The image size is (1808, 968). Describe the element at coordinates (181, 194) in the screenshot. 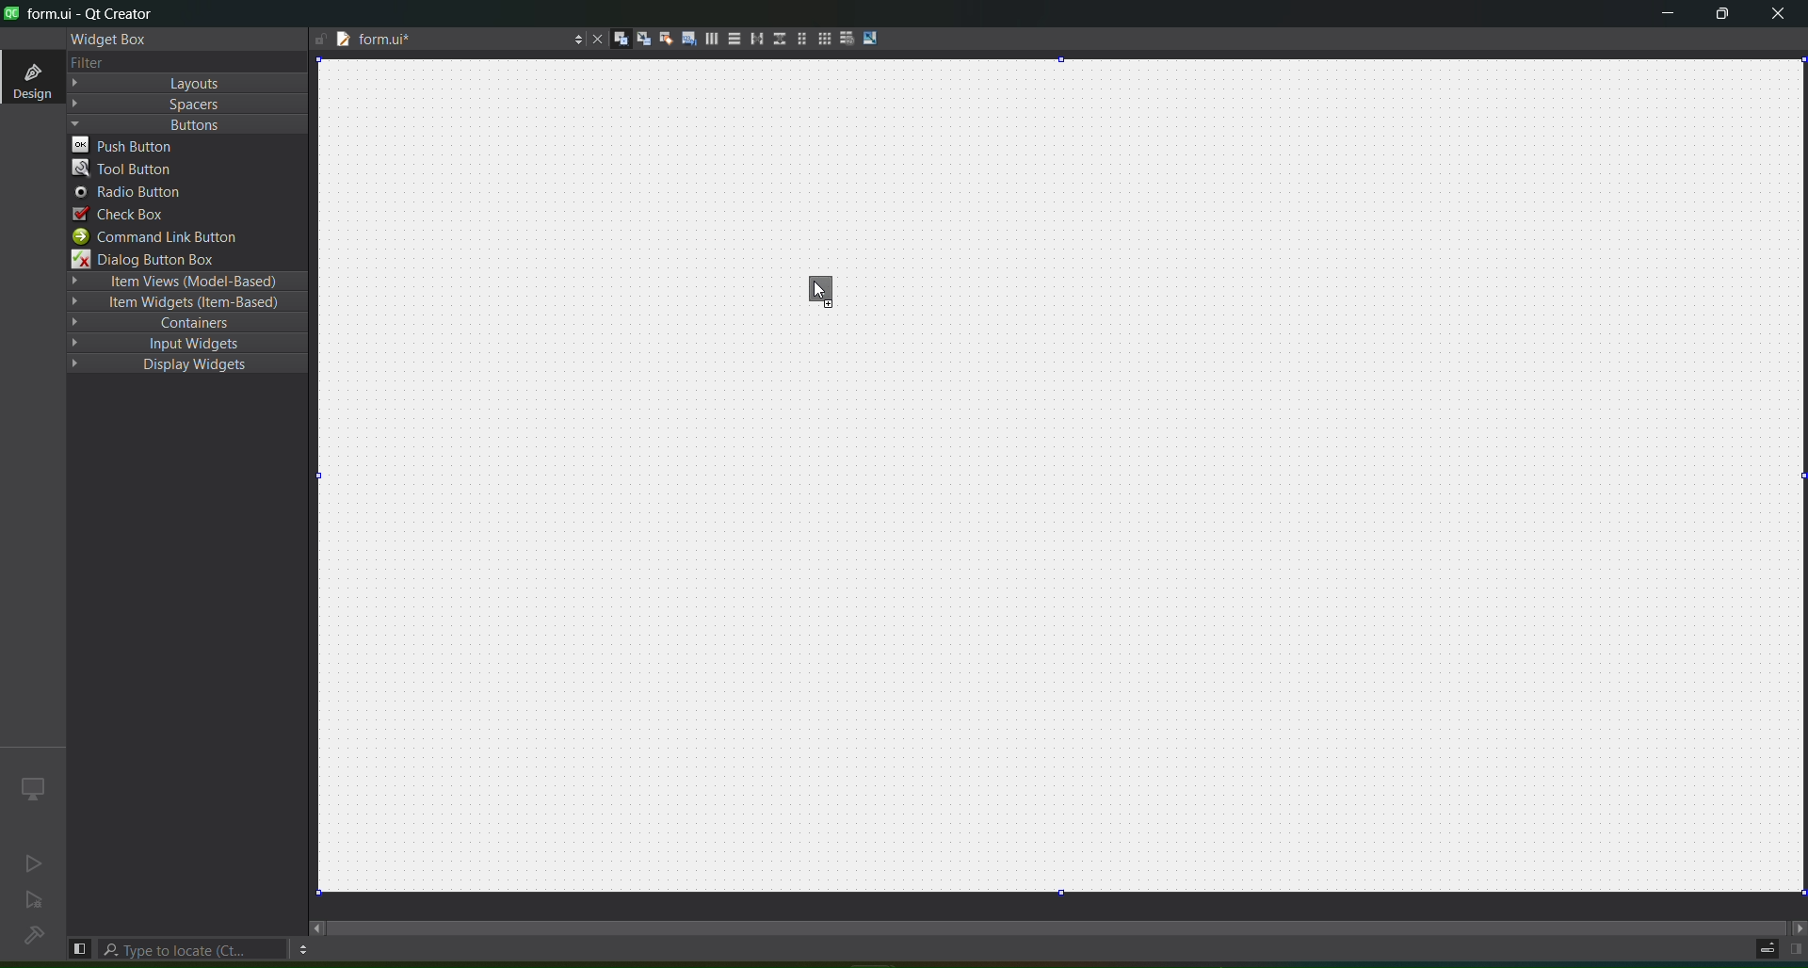

I see `radio button` at that location.